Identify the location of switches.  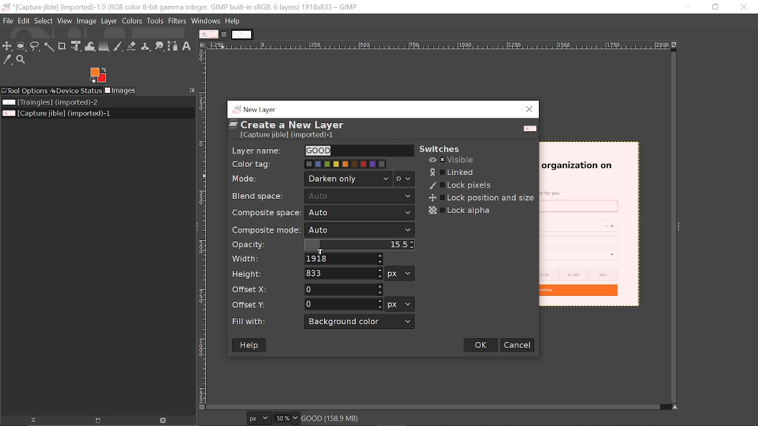
(445, 149).